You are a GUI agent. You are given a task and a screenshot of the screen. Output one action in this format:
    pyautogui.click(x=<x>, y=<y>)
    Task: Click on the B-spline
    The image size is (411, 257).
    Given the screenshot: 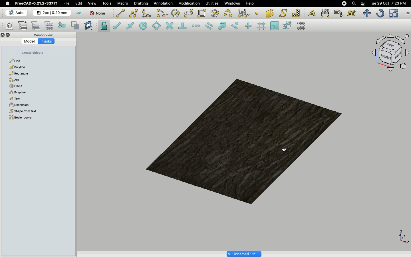 What is the action you would take?
    pyautogui.click(x=18, y=92)
    